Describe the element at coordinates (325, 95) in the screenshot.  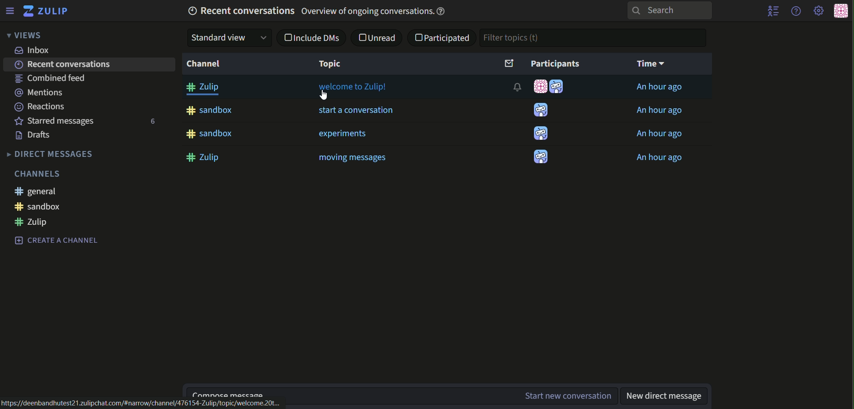
I see `Cursor` at that location.